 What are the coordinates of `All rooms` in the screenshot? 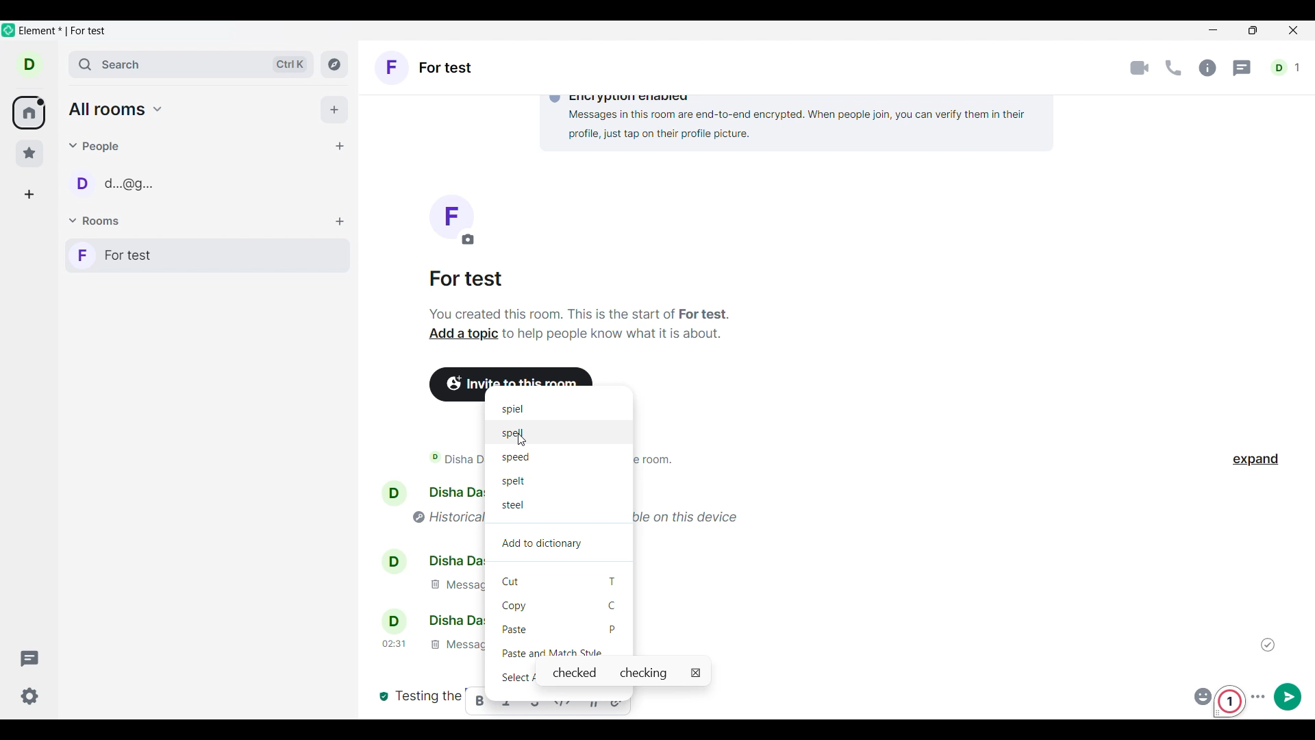 It's located at (29, 113).